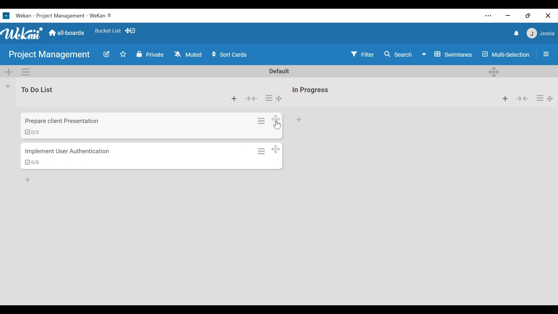  Describe the element at coordinates (107, 55) in the screenshot. I see `Edit` at that location.